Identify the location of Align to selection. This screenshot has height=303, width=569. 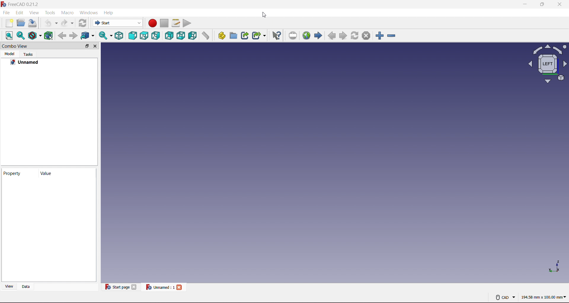
(9, 35).